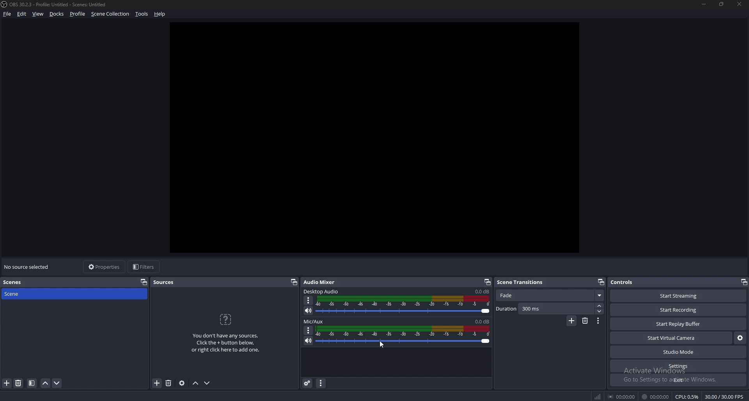 The width and height of the screenshot is (749, 401). Describe the element at coordinates (157, 383) in the screenshot. I see `add source` at that location.